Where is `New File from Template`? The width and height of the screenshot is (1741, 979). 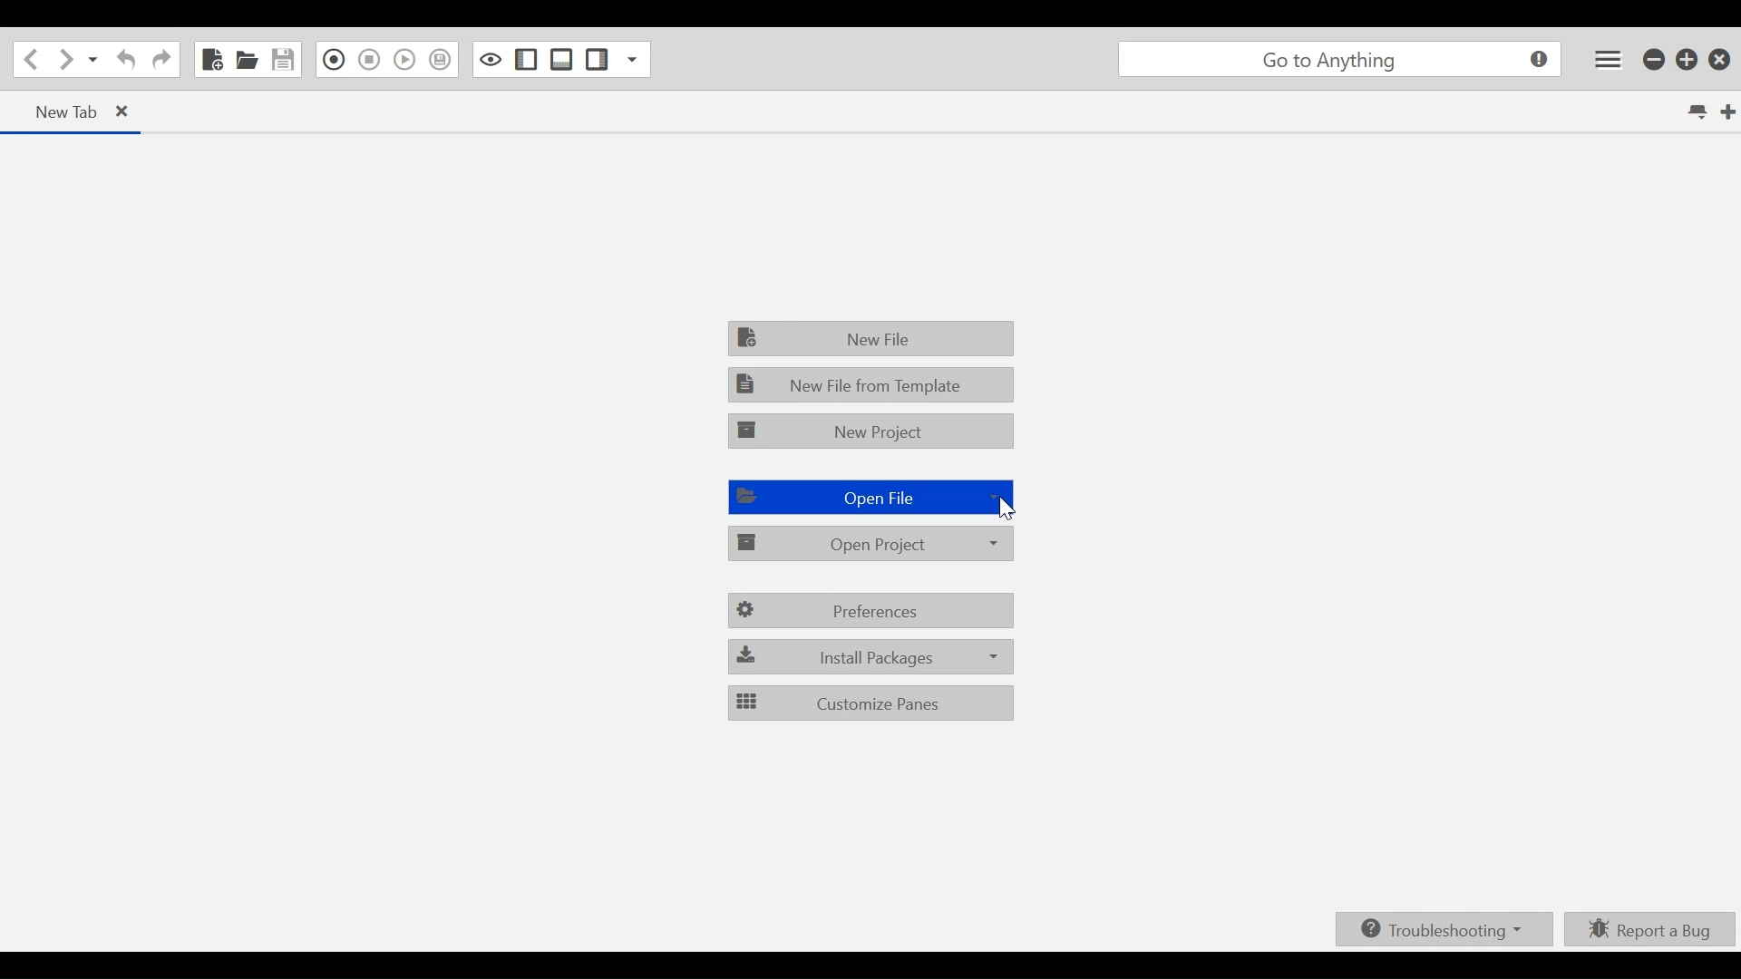
New File from Template is located at coordinates (870, 384).